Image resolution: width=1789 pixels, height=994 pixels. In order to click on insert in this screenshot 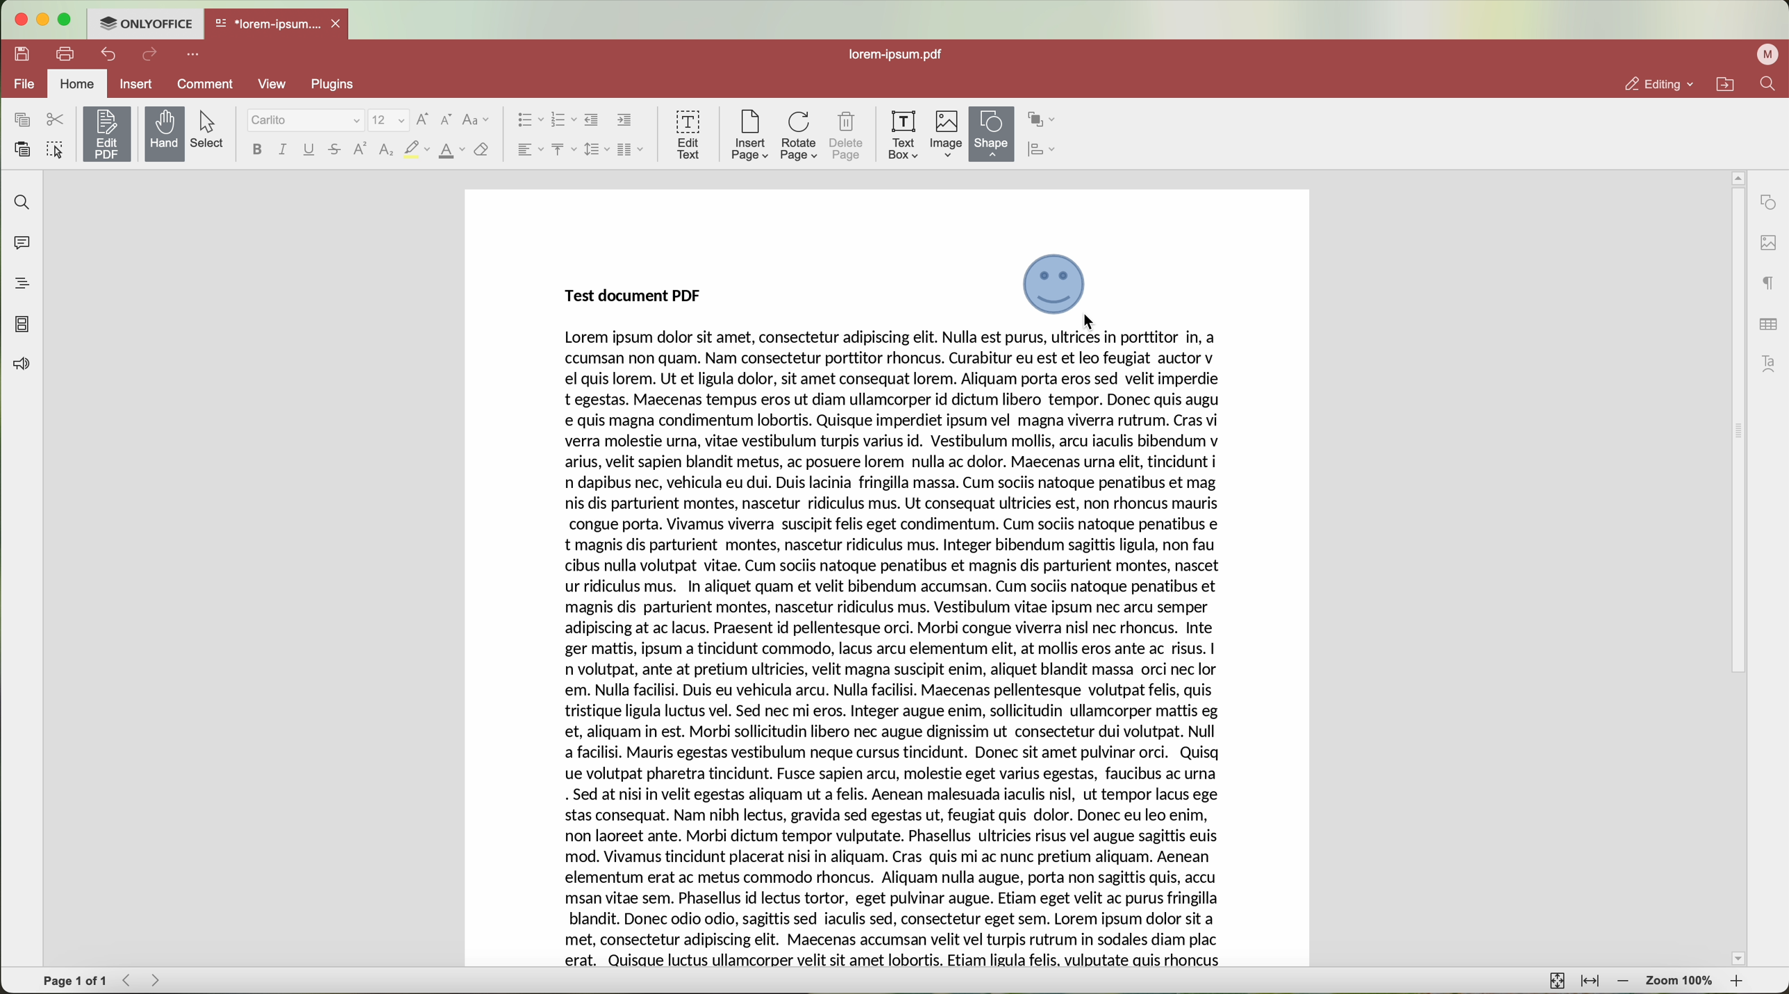, I will do `click(138, 83)`.